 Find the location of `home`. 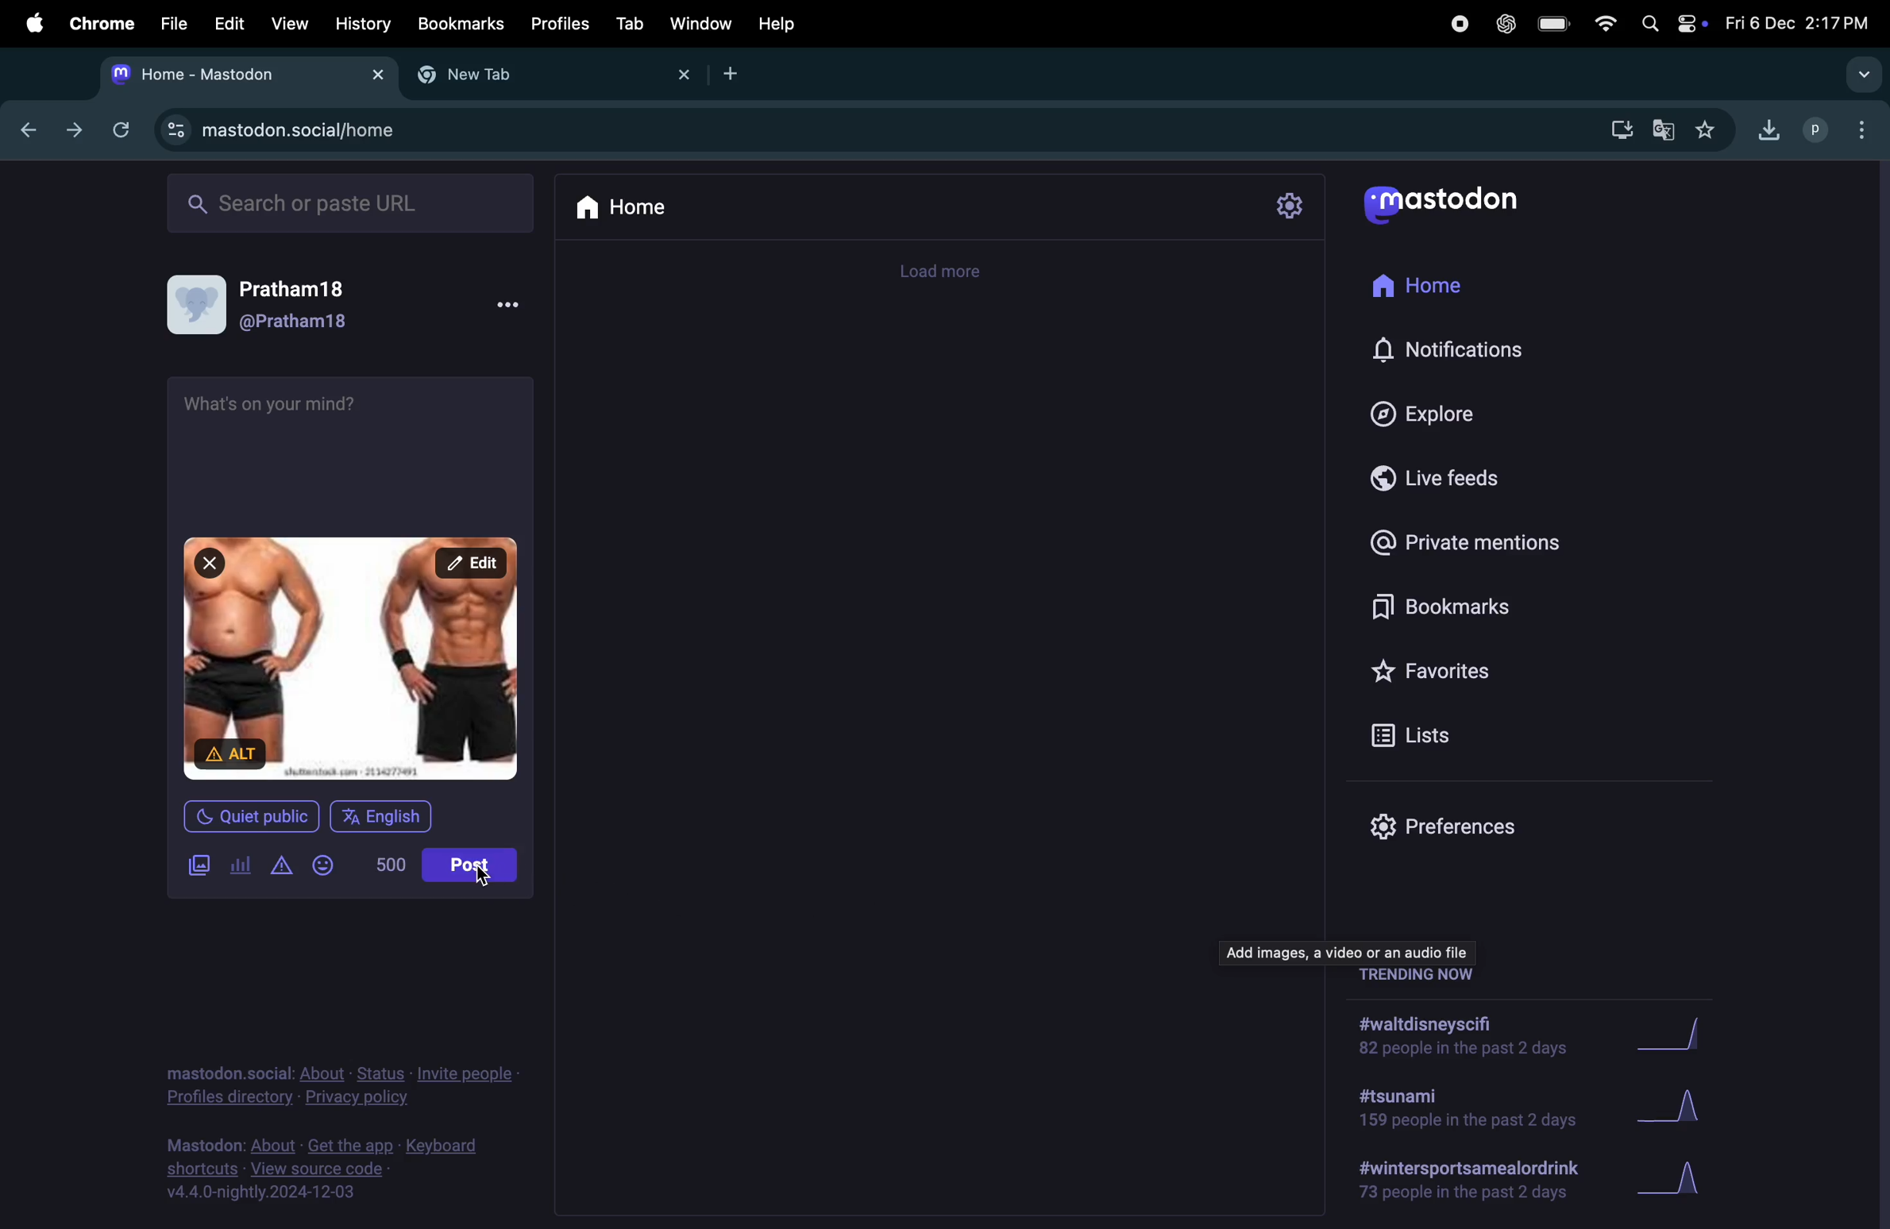

home is located at coordinates (627, 208).